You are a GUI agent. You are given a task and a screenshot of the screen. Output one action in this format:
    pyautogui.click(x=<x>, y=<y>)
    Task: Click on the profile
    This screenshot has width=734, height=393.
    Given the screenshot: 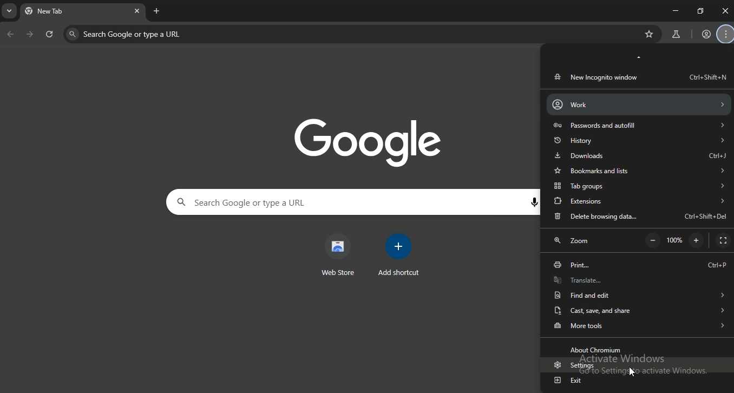 What is the action you would take?
    pyautogui.click(x=706, y=35)
    